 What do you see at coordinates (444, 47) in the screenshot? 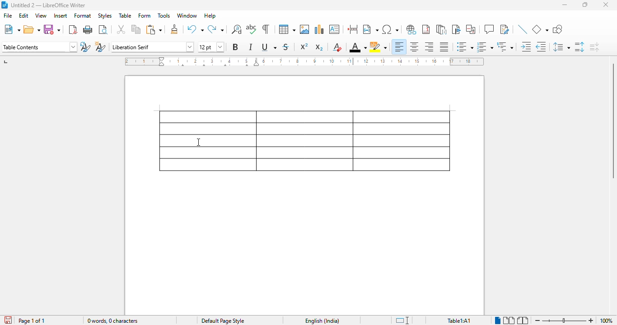
I see `justified` at bounding box center [444, 47].